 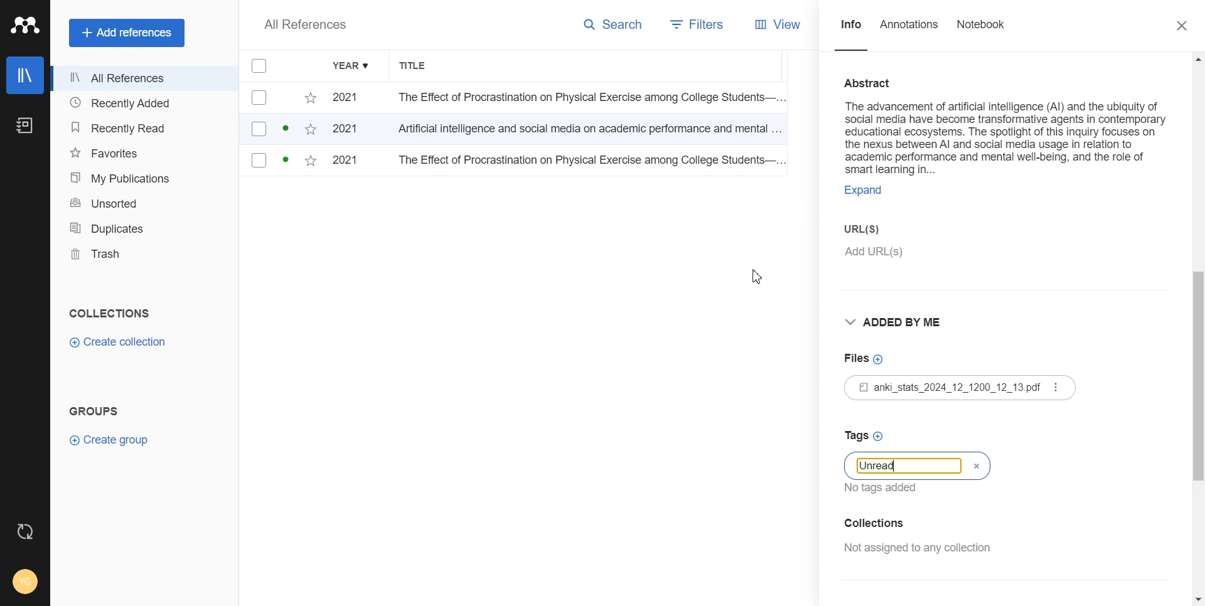 What do you see at coordinates (918, 523) in the screenshot?
I see `Add collection` at bounding box center [918, 523].